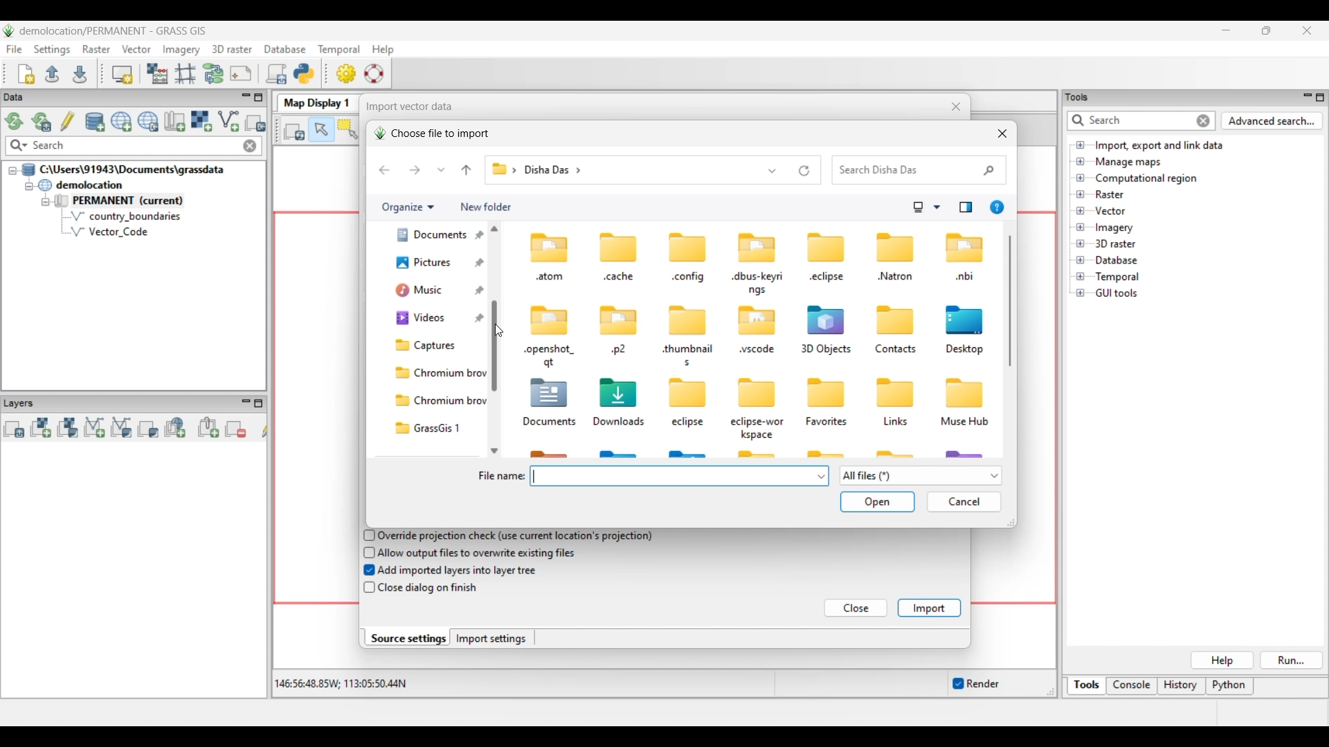 This screenshot has height=747, width=1329. I want to click on Close window, so click(957, 107).